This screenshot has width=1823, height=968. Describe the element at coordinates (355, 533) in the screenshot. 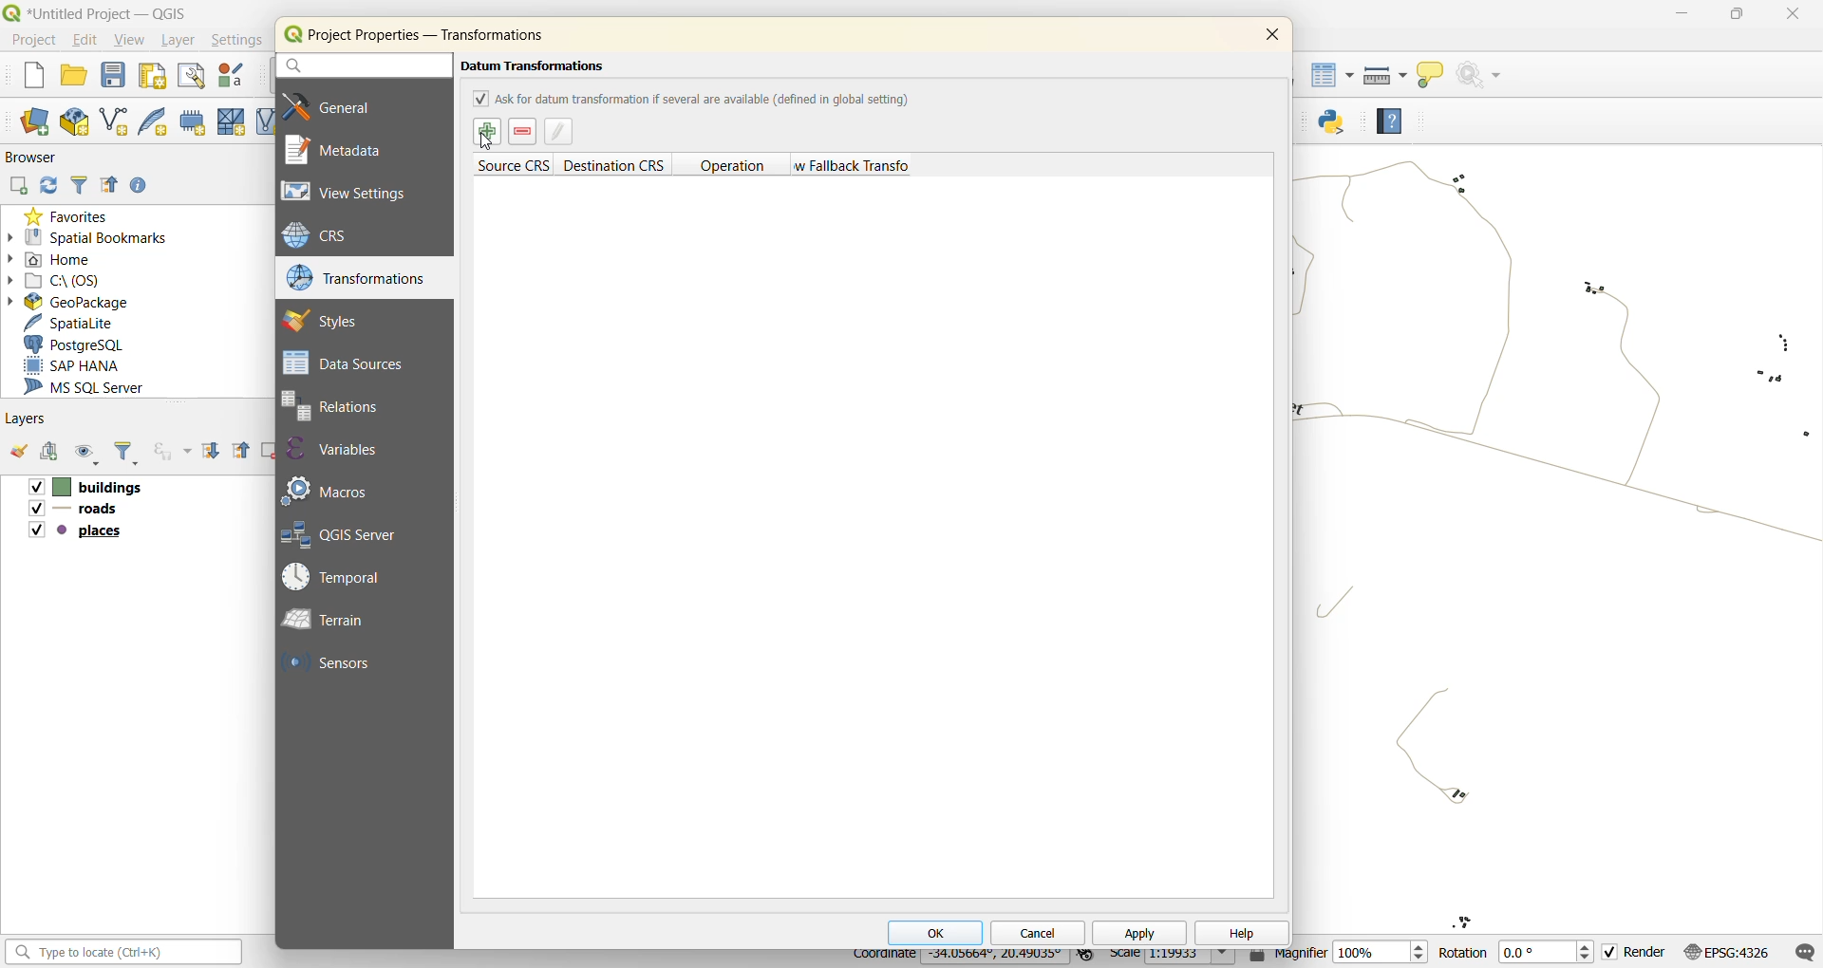

I see `qgis server` at that location.